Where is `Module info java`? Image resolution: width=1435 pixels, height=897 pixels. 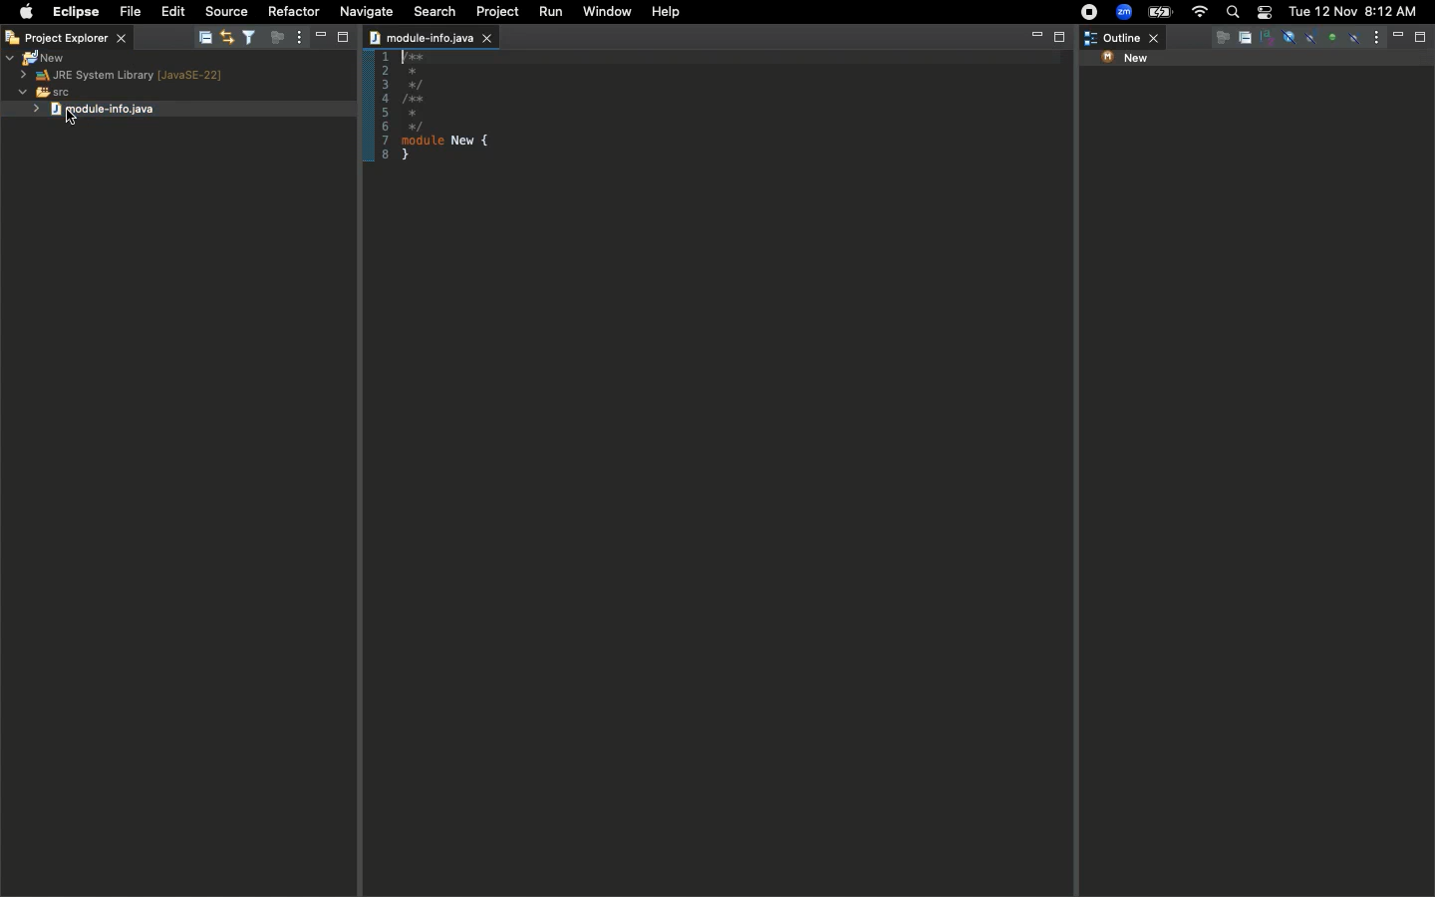 Module info java is located at coordinates (434, 38).